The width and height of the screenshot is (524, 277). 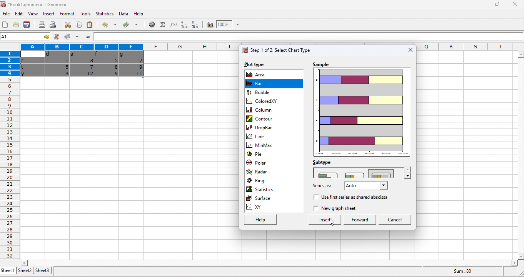 I want to click on vertical slider, so click(x=521, y=155).